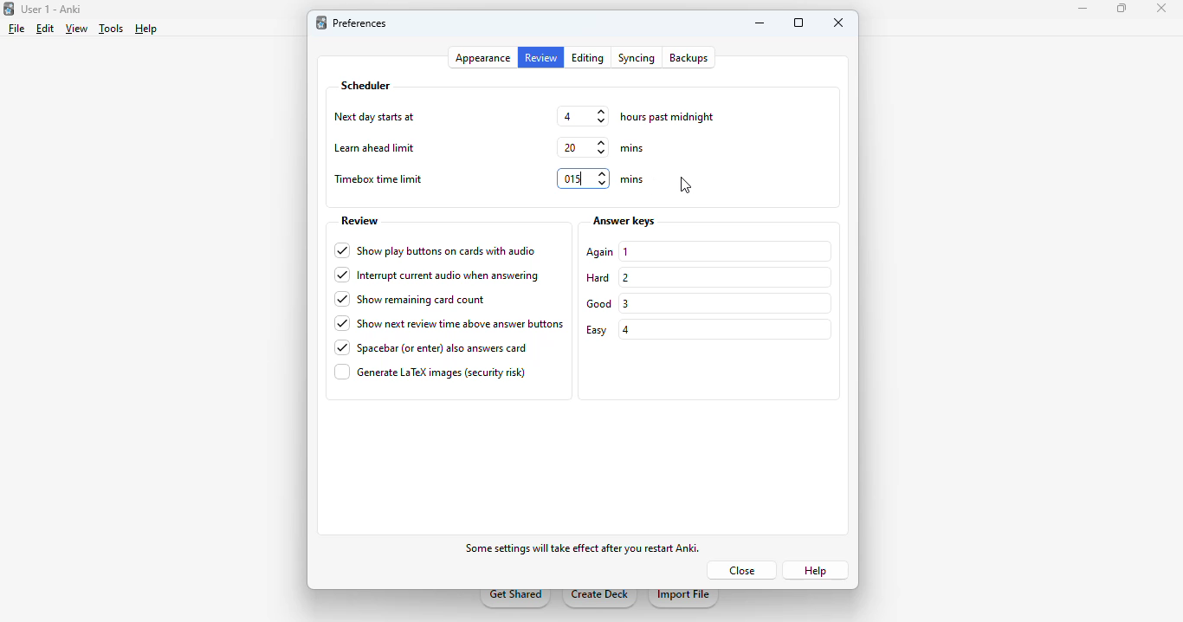  Describe the element at coordinates (431, 348) in the screenshot. I see `spacebar (or enter) also answers card` at that location.